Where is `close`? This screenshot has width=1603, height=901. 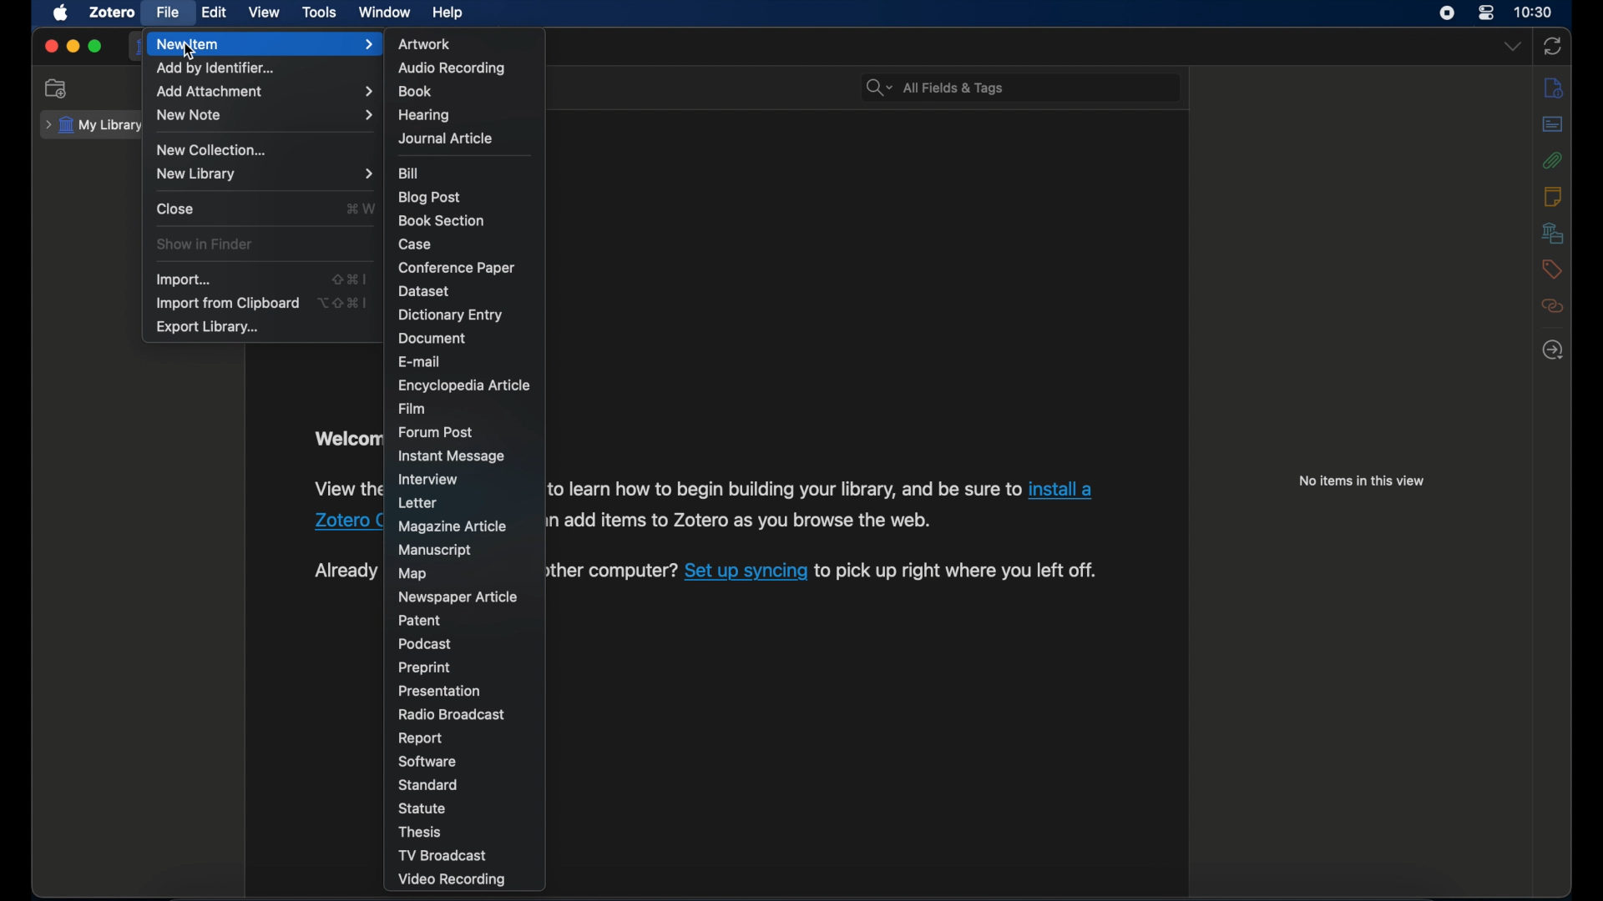
close is located at coordinates (175, 209).